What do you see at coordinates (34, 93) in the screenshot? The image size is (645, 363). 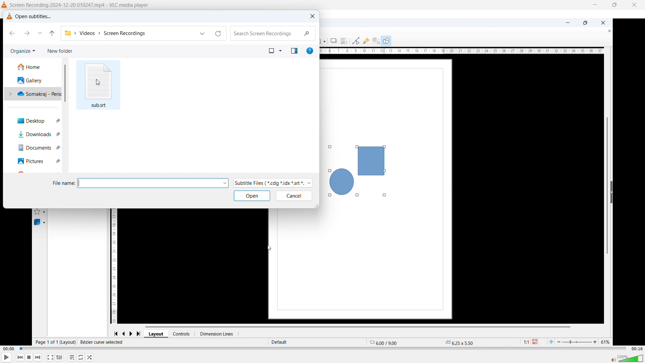 I see `Cloud folder ` at bounding box center [34, 93].